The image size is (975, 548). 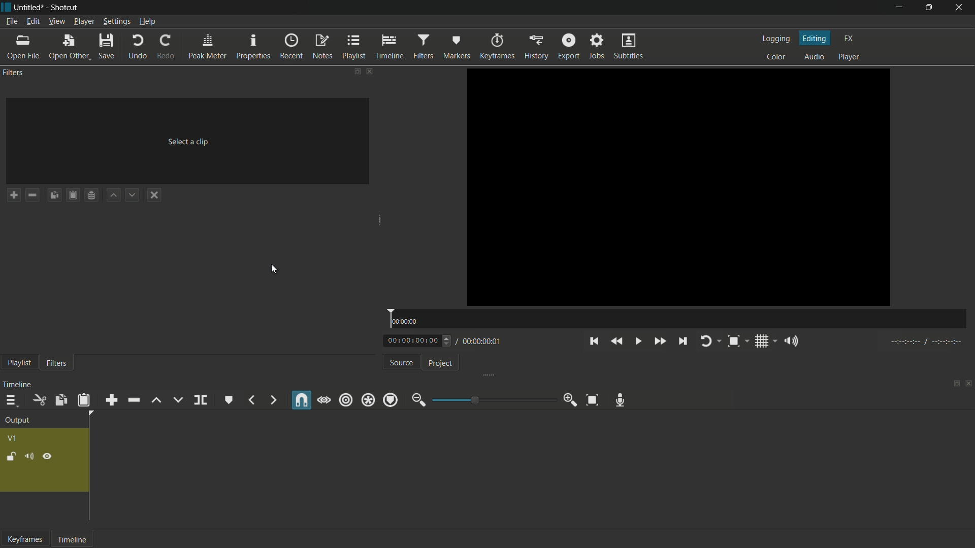 I want to click on playlist, so click(x=19, y=363).